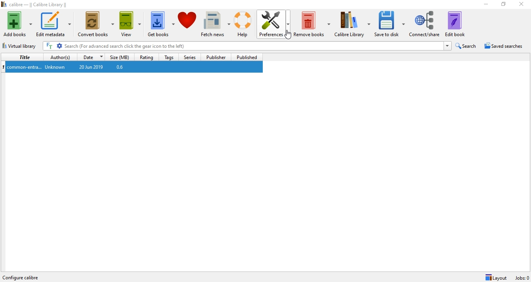 The image size is (531, 282). I want to click on Title, so click(23, 57).